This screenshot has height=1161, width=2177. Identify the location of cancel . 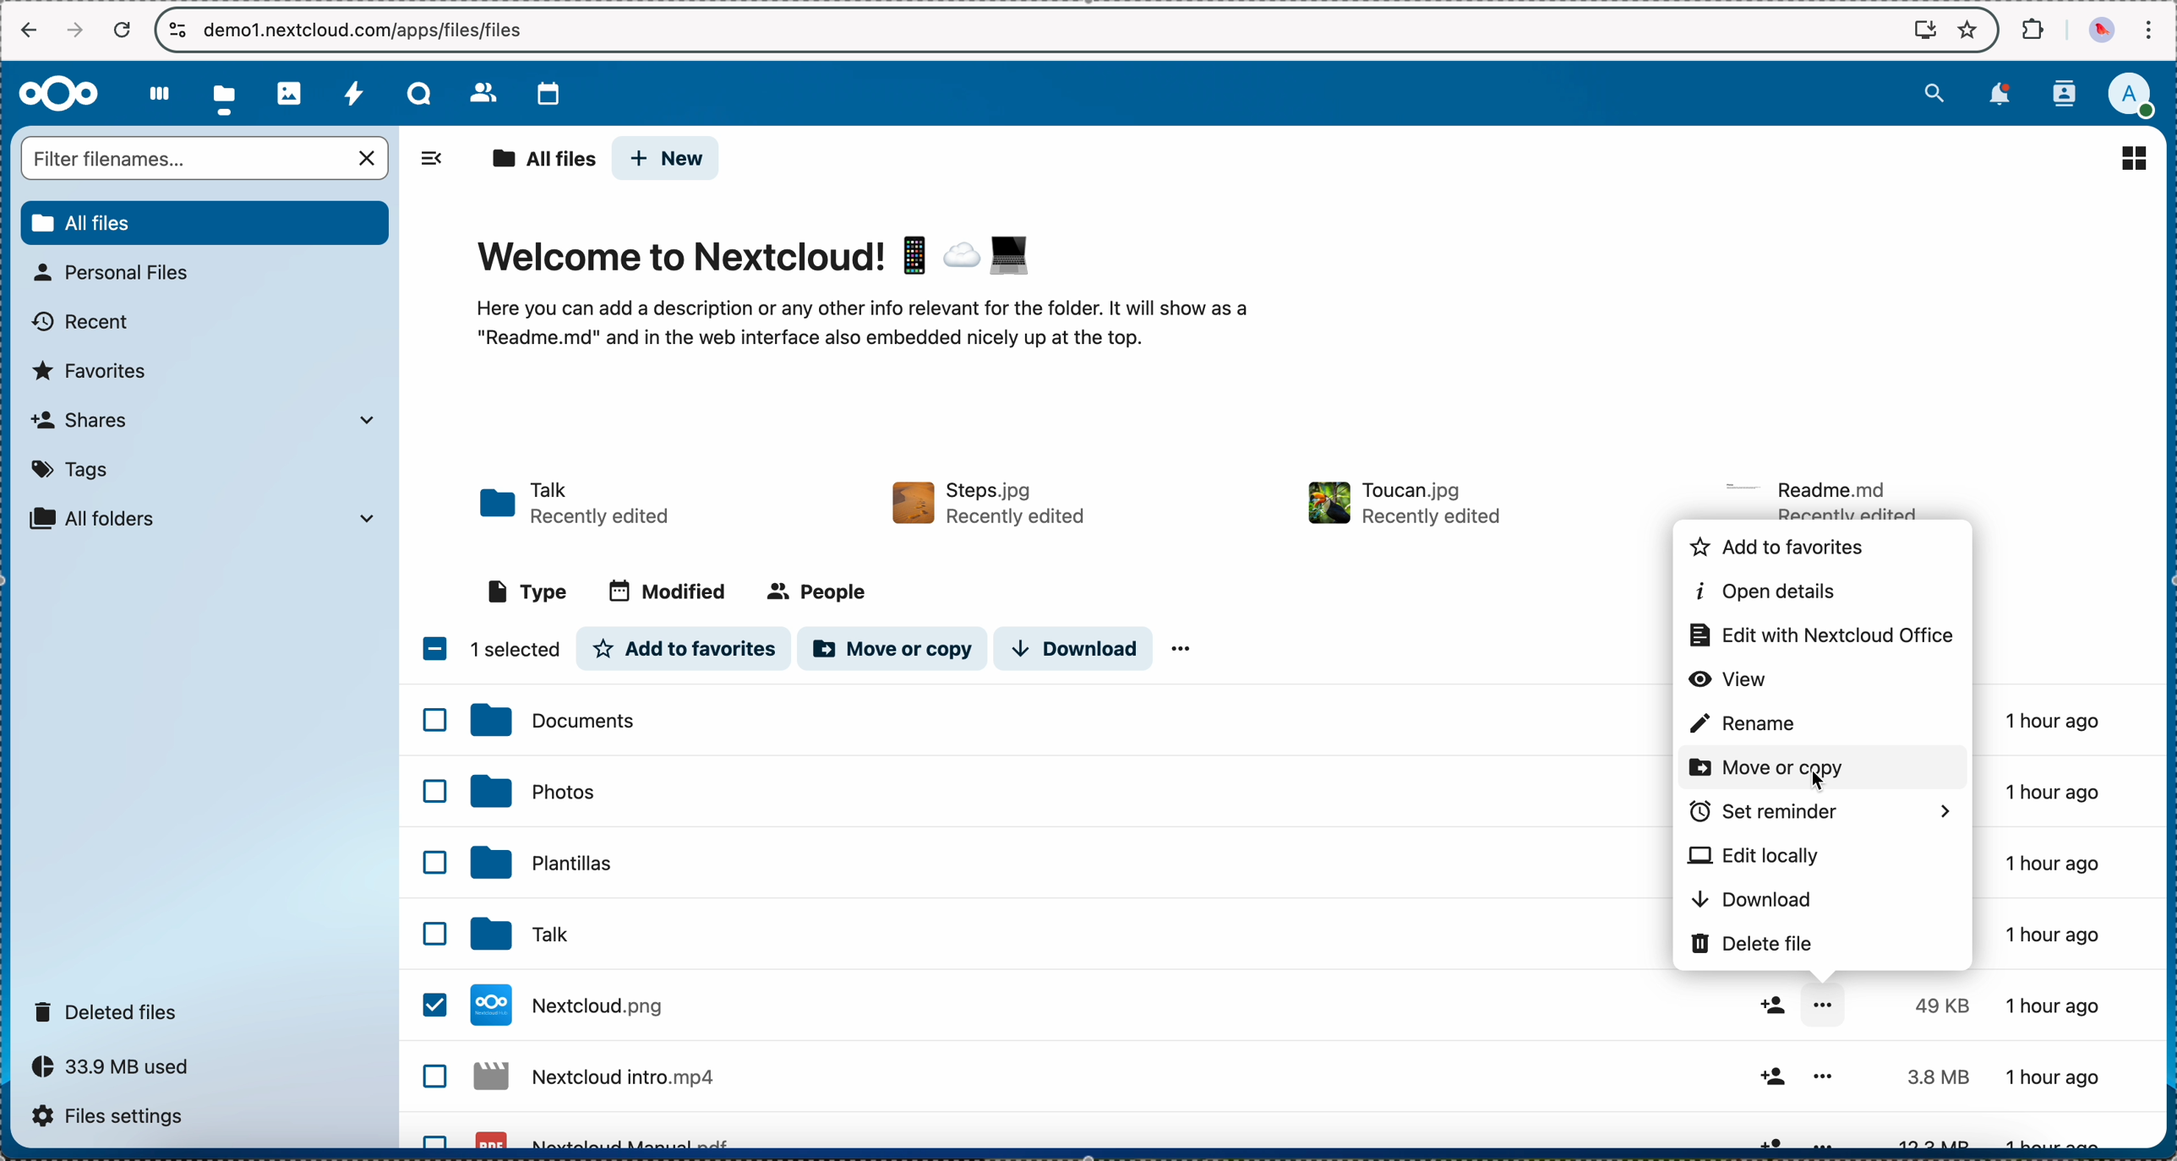
(123, 30).